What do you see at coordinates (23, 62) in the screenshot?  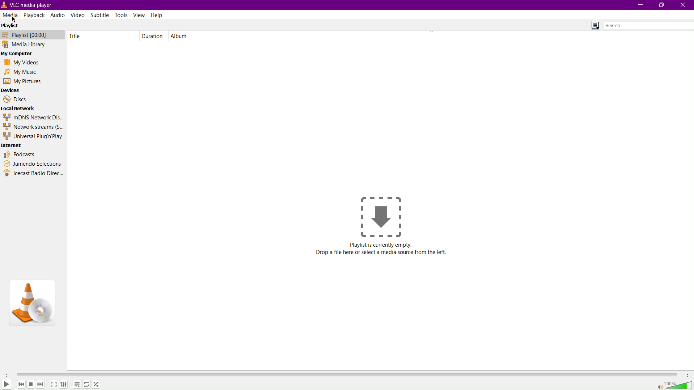 I see `My Videos` at bounding box center [23, 62].